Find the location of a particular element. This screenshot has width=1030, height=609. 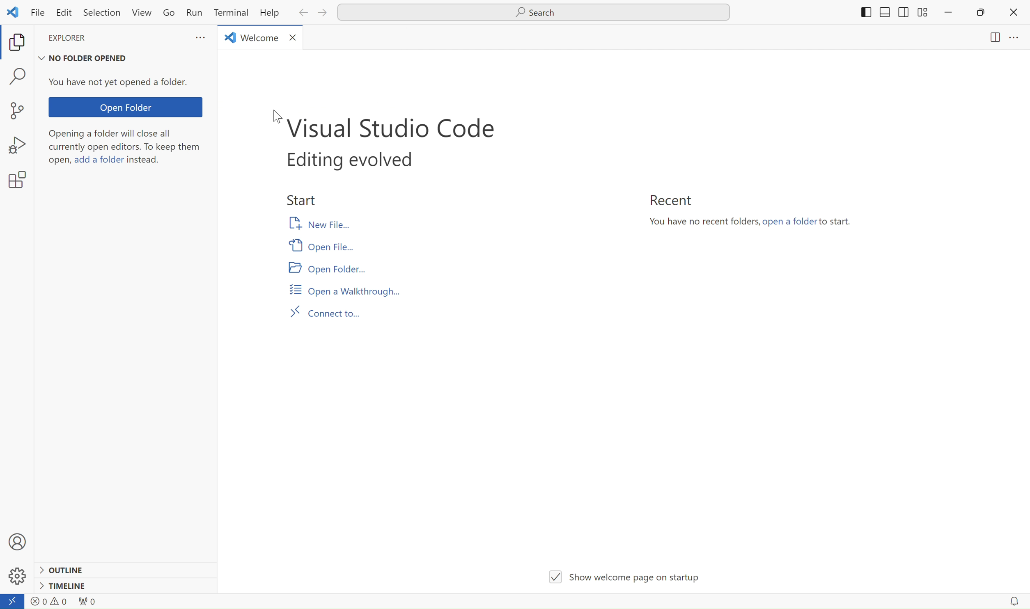

You have no recent folders,open a folder to start is located at coordinates (751, 225).